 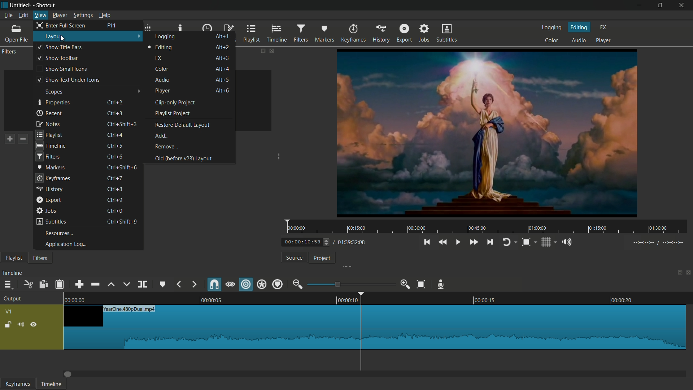 What do you see at coordinates (48, 200) in the screenshot?
I see `export` at bounding box center [48, 200].